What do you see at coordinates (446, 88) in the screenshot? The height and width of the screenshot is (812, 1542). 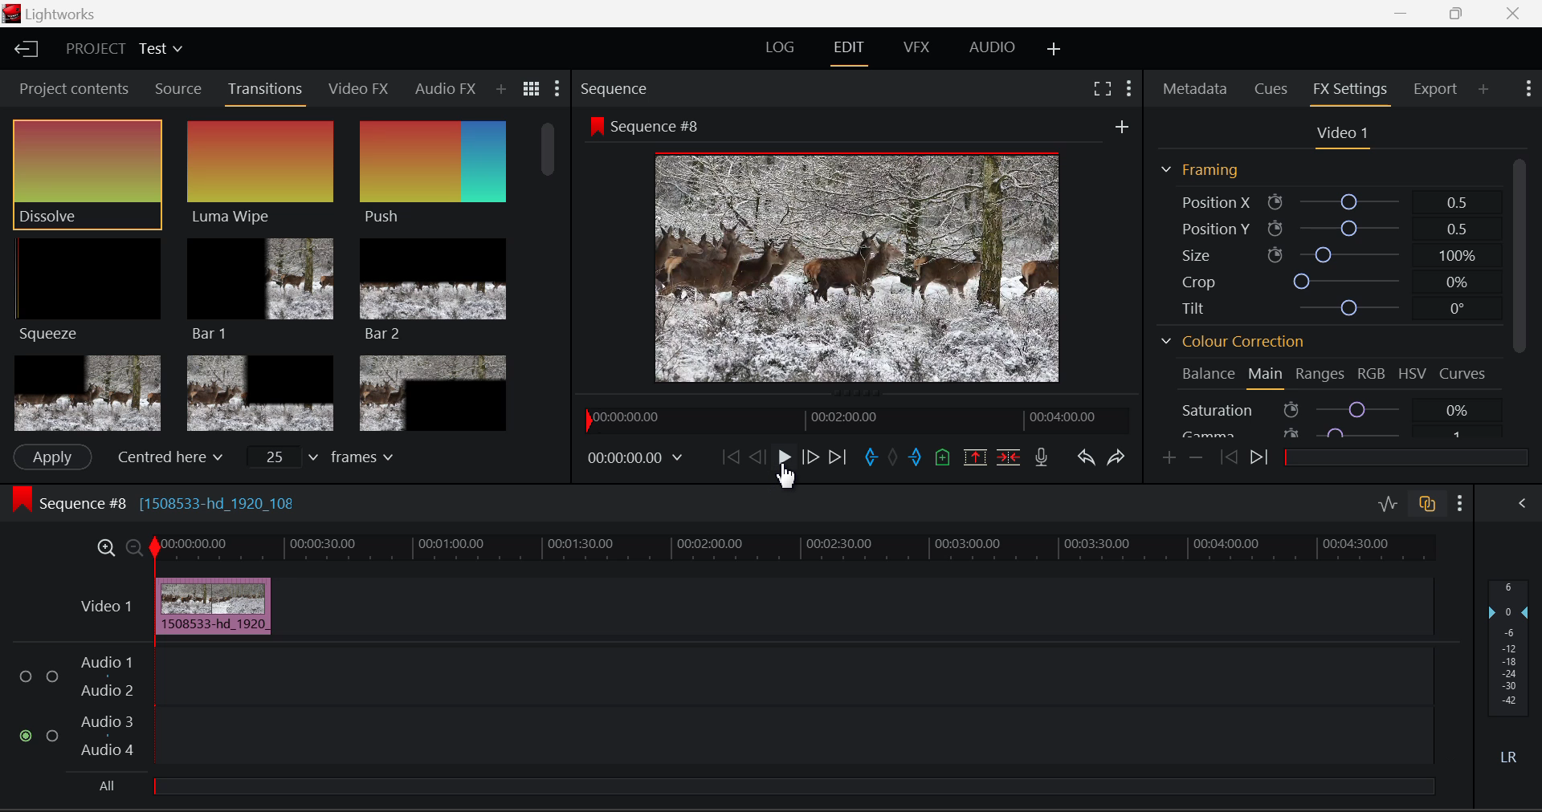 I see `Audio FX` at bounding box center [446, 88].